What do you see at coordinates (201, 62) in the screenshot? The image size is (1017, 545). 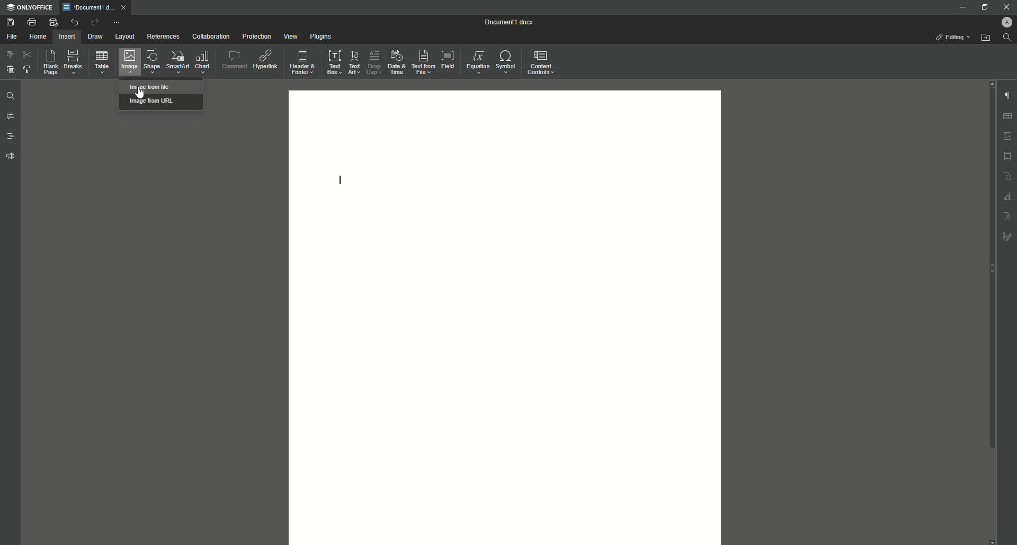 I see `Chart` at bounding box center [201, 62].